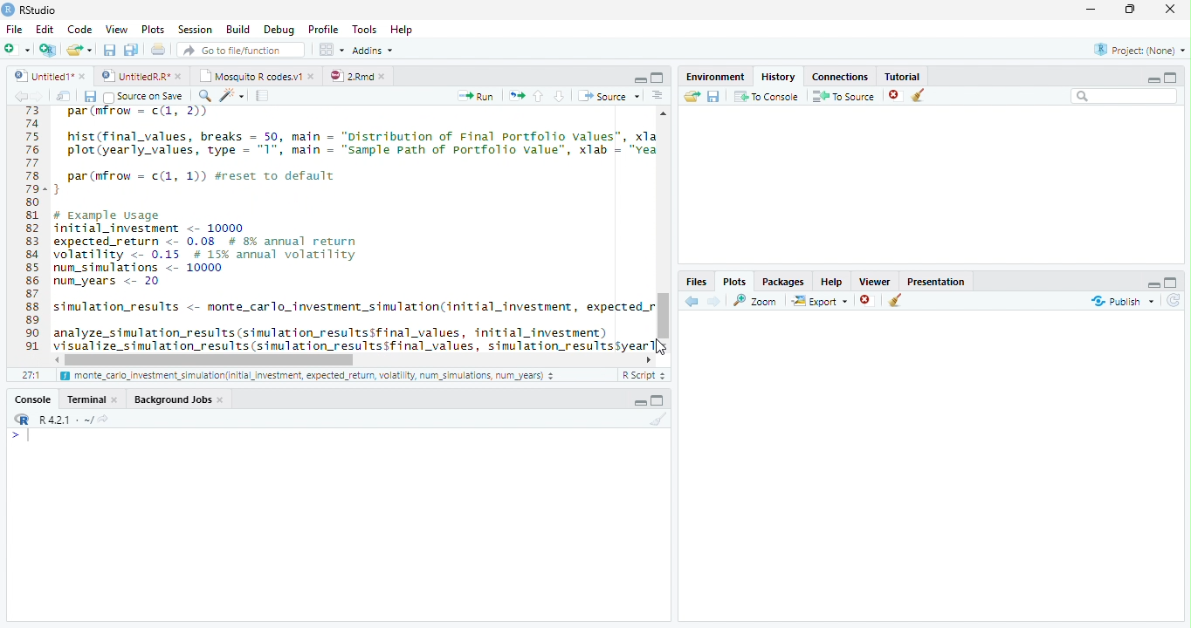 This screenshot has width=1191, height=628. What do you see at coordinates (782, 280) in the screenshot?
I see `Packages` at bounding box center [782, 280].